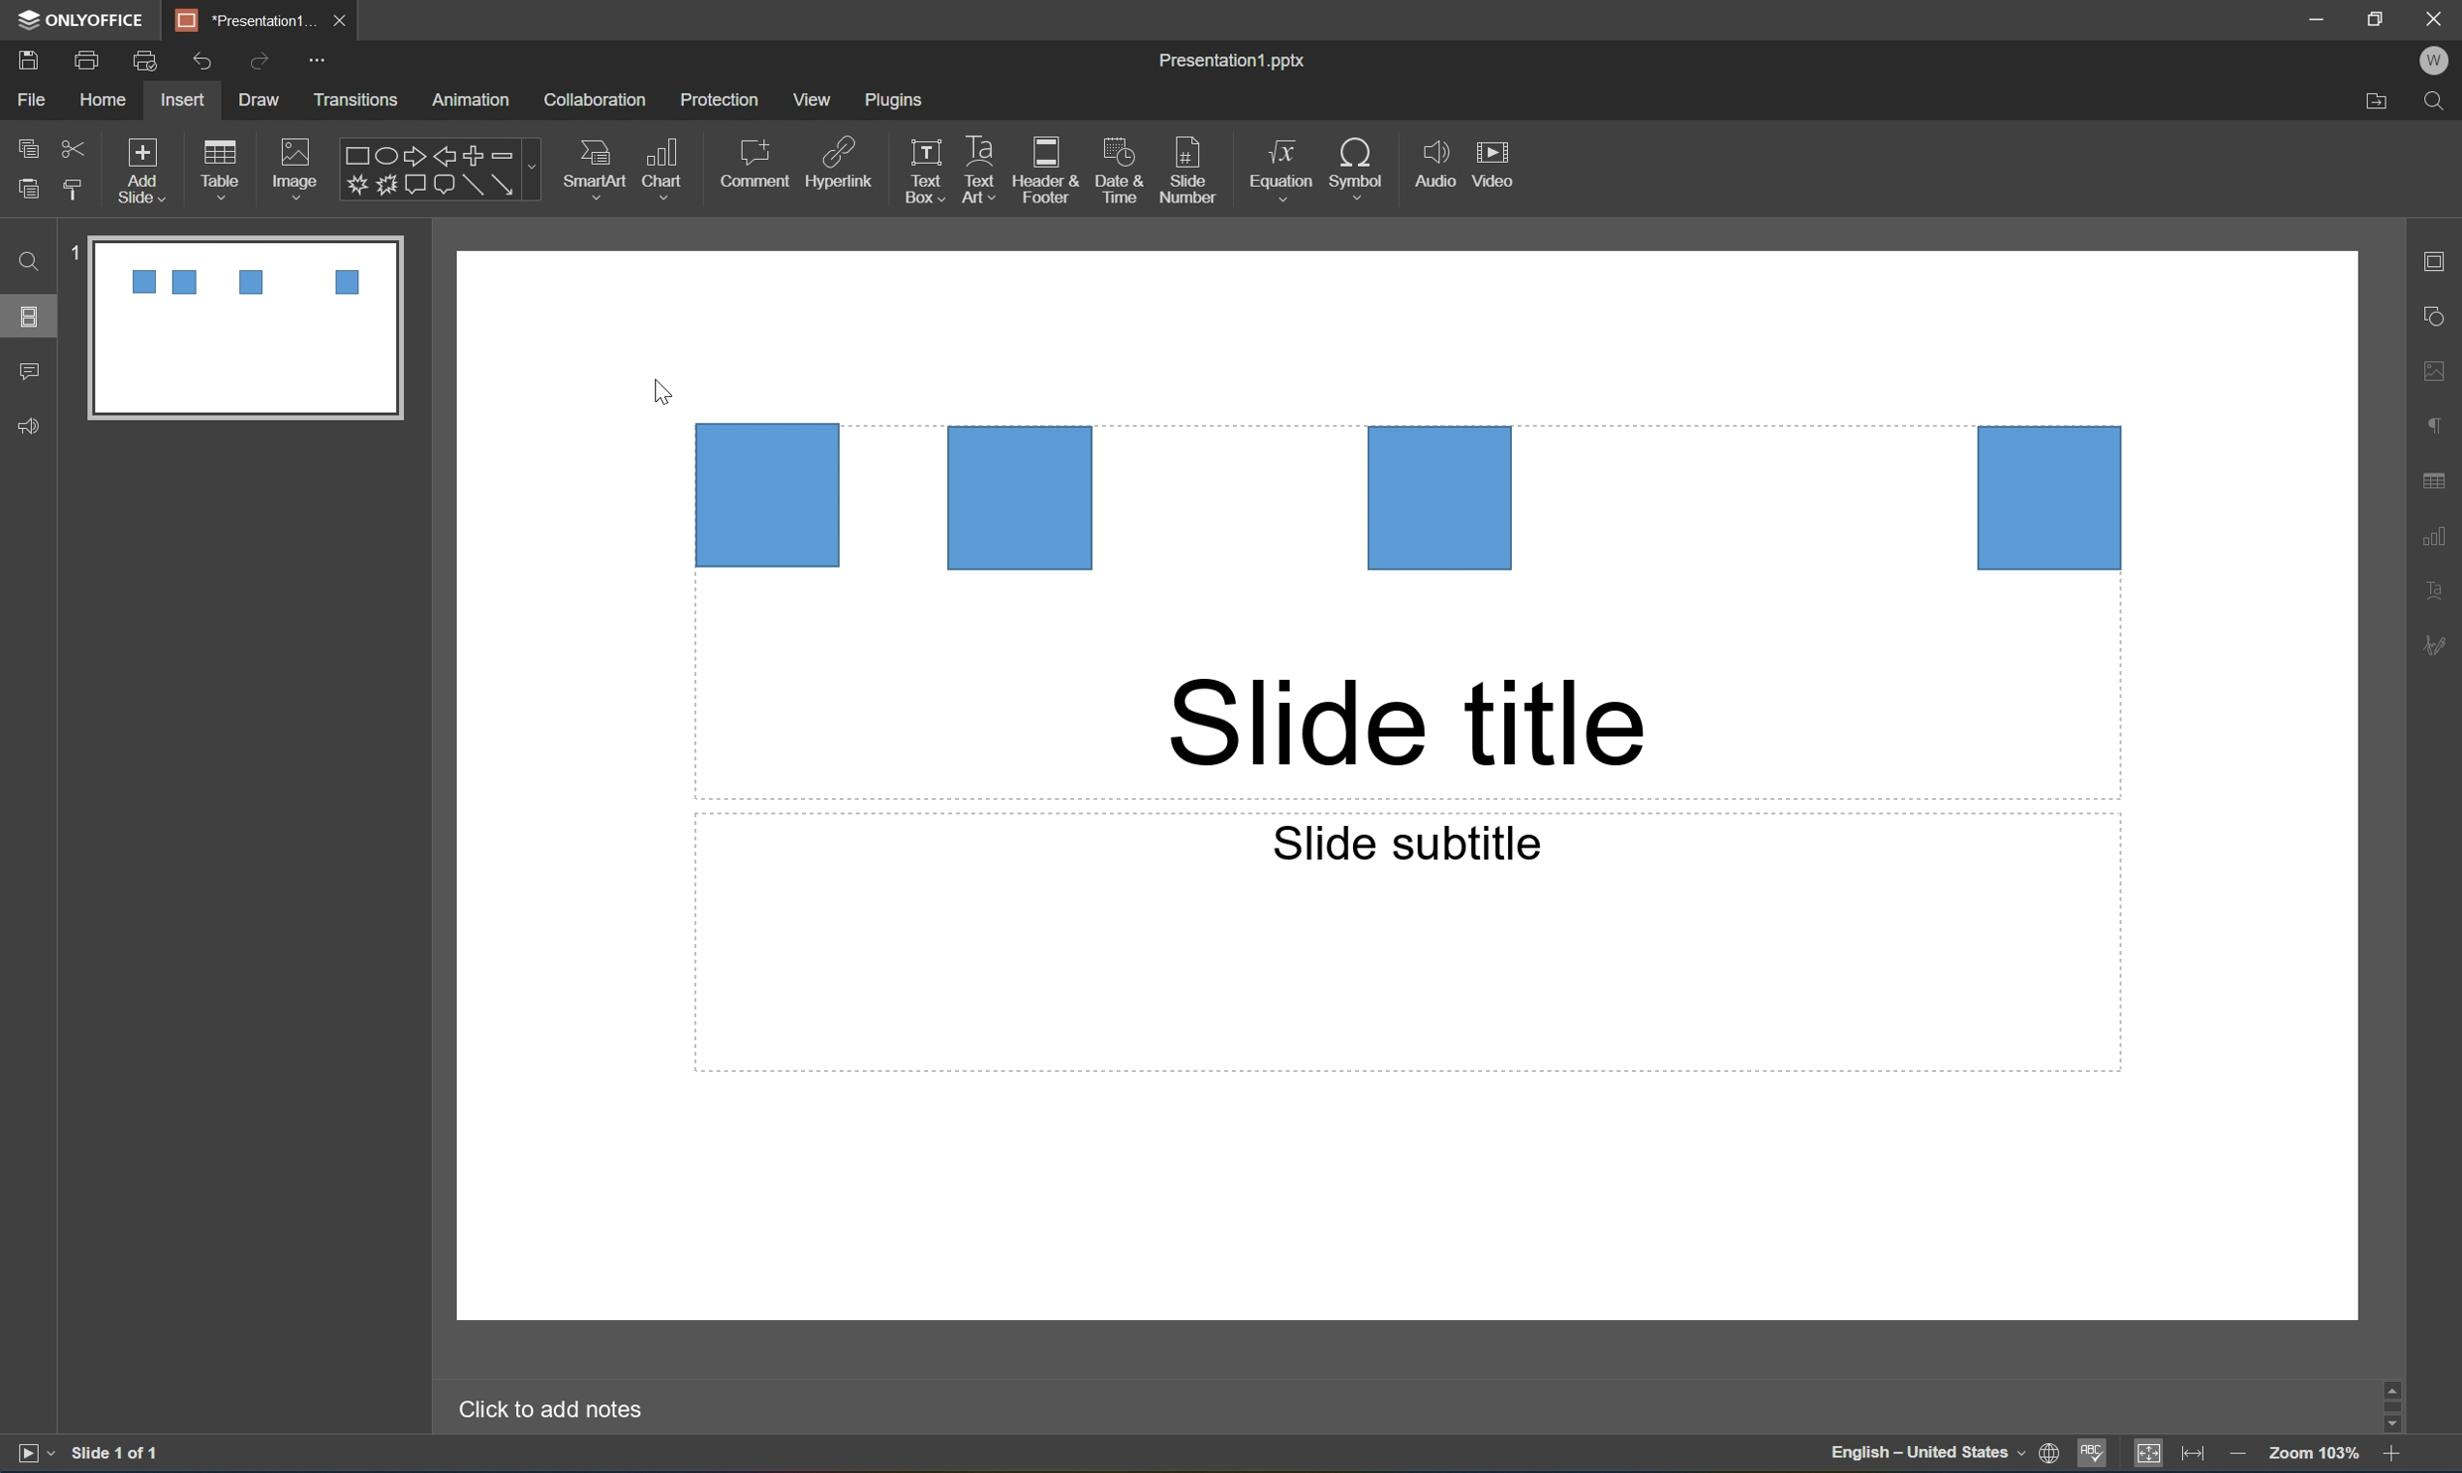 Image resolution: width=2462 pixels, height=1473 pixels. I want to click on table, so click(228, 164).